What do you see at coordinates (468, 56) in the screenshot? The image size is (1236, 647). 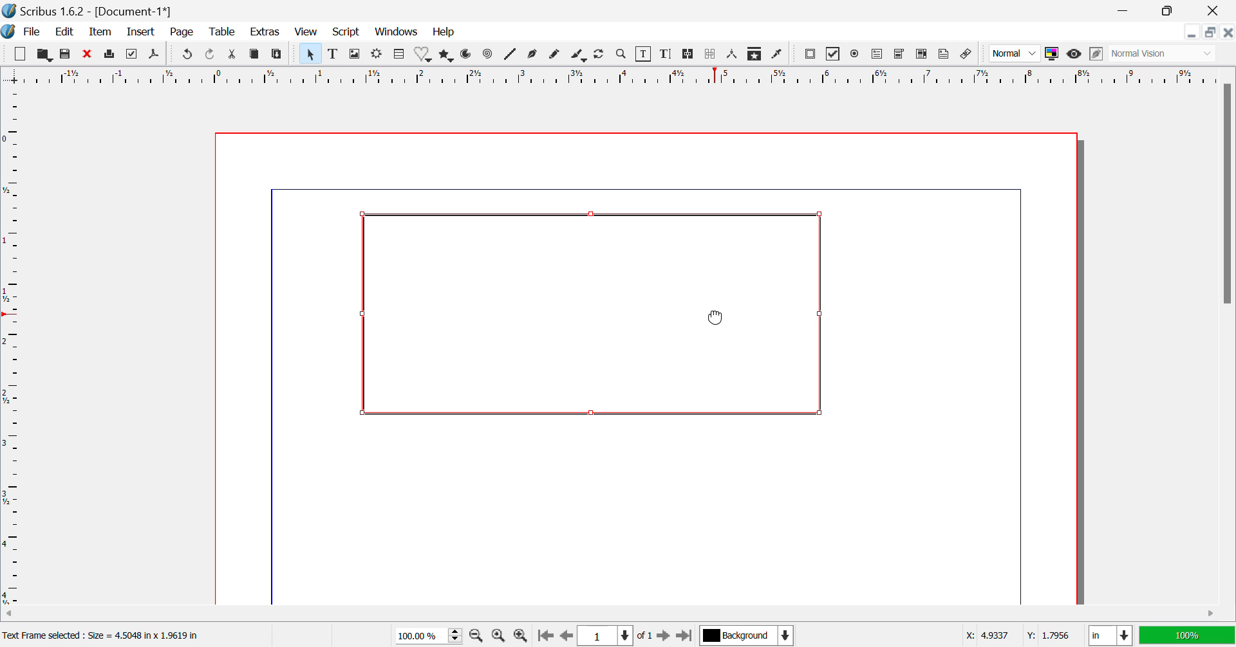 I see `Arcs` at bounding box center [468, 56].